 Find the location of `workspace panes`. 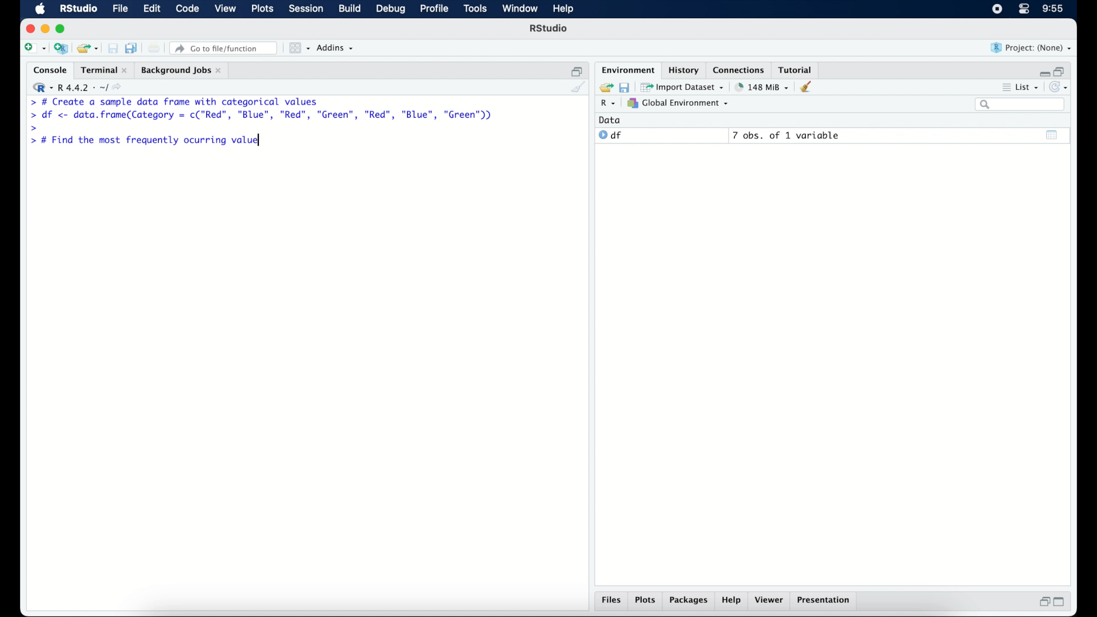

workspace panes is located at coordinates (299, 48).